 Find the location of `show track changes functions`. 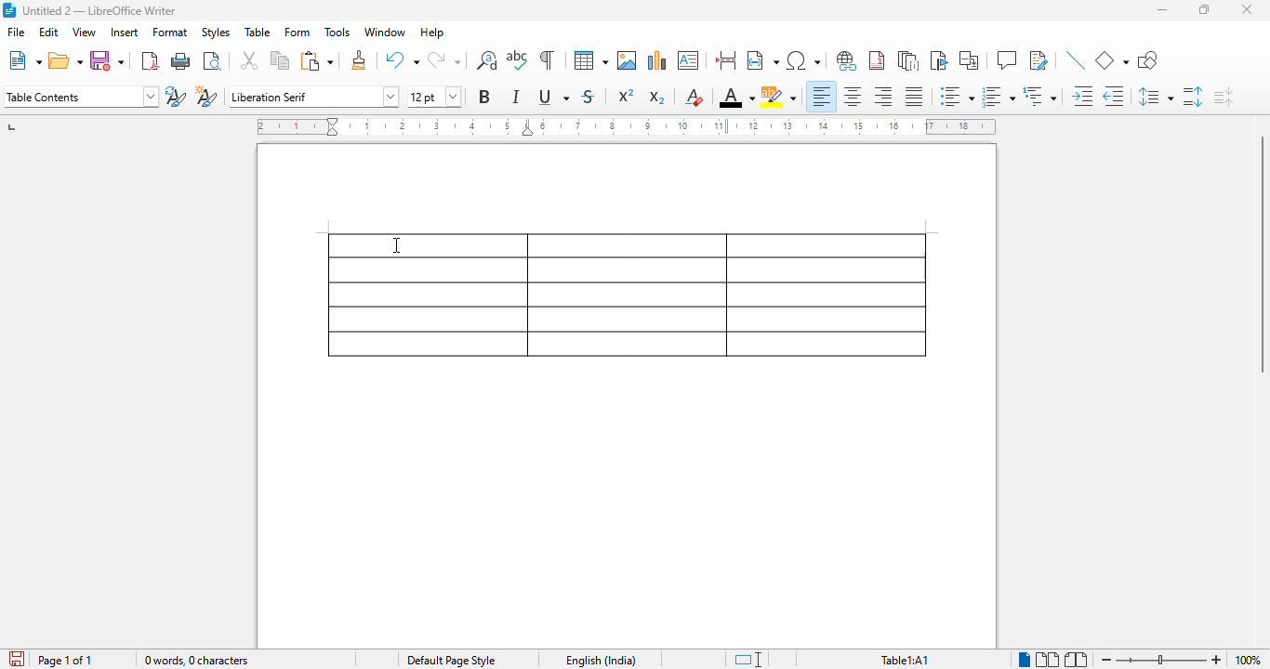

show track changes functions is located at coordinates (1039, 59).